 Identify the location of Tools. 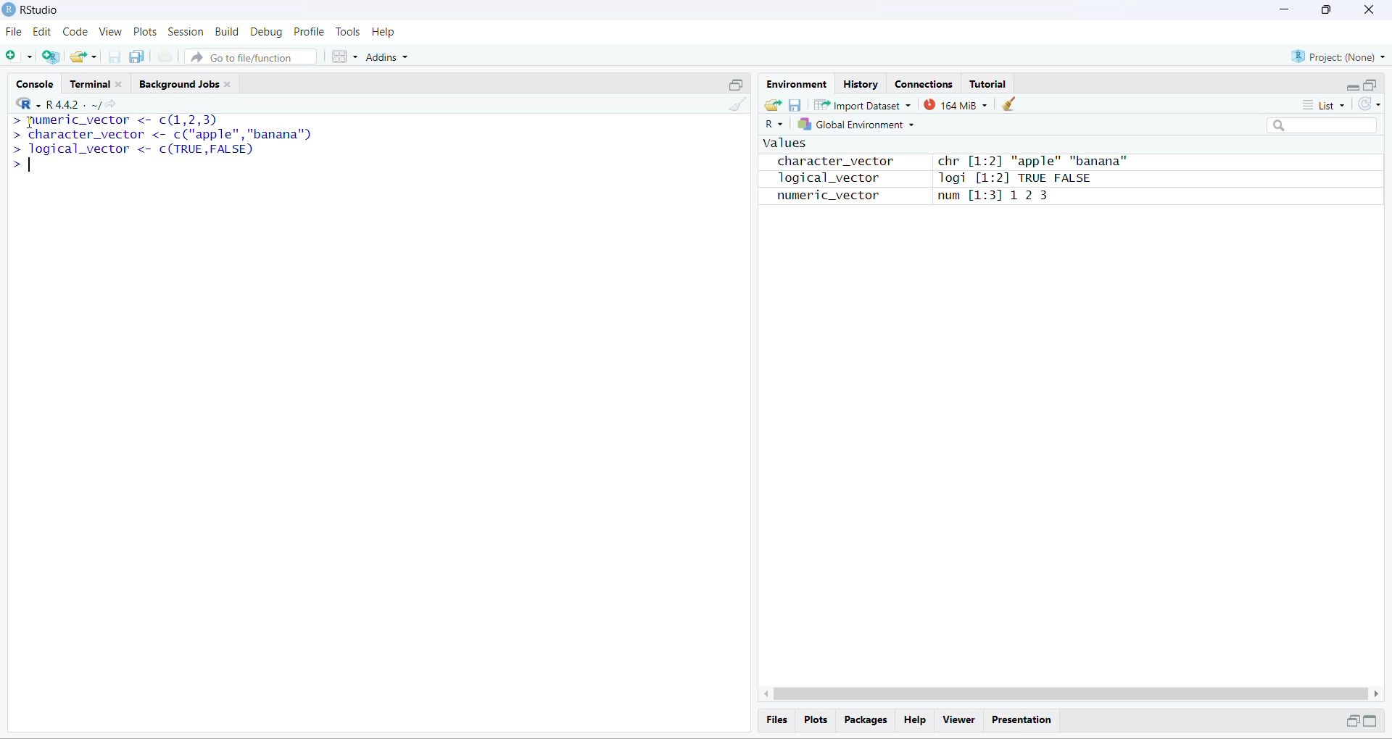
(347, 32).